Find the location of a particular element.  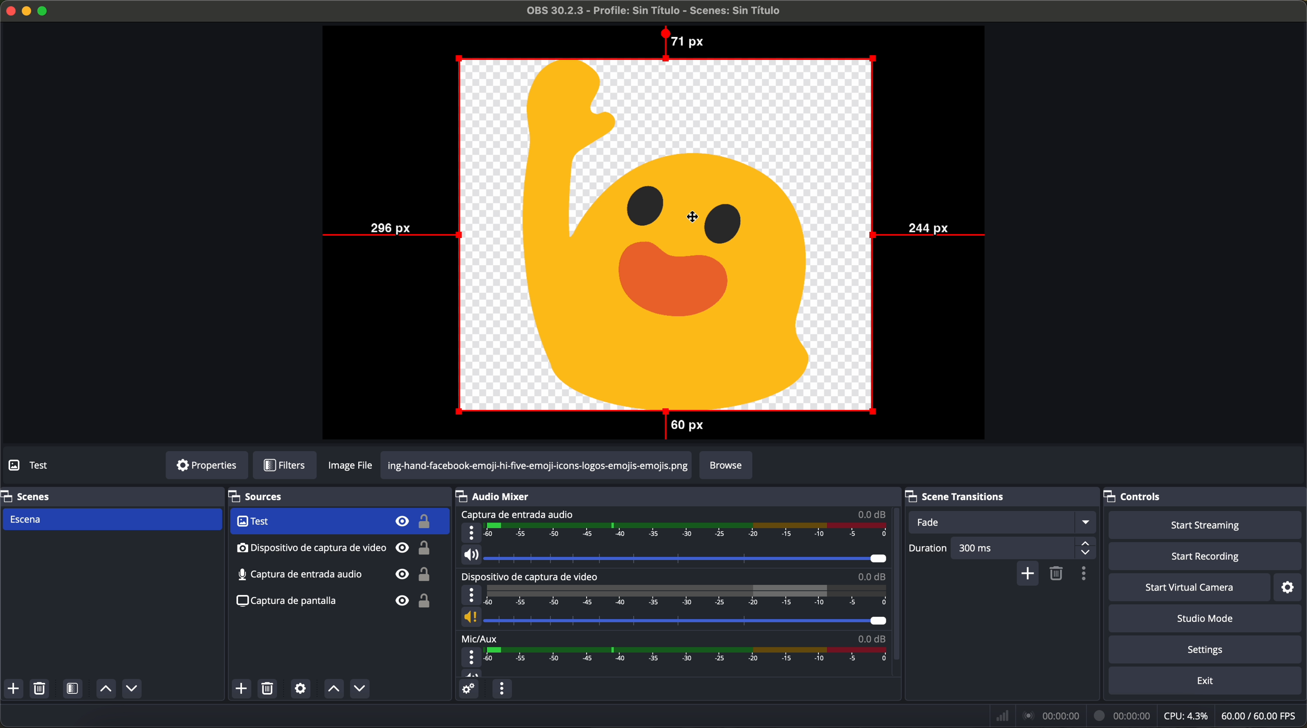

open scene filters is located at coordinates (74, 689).